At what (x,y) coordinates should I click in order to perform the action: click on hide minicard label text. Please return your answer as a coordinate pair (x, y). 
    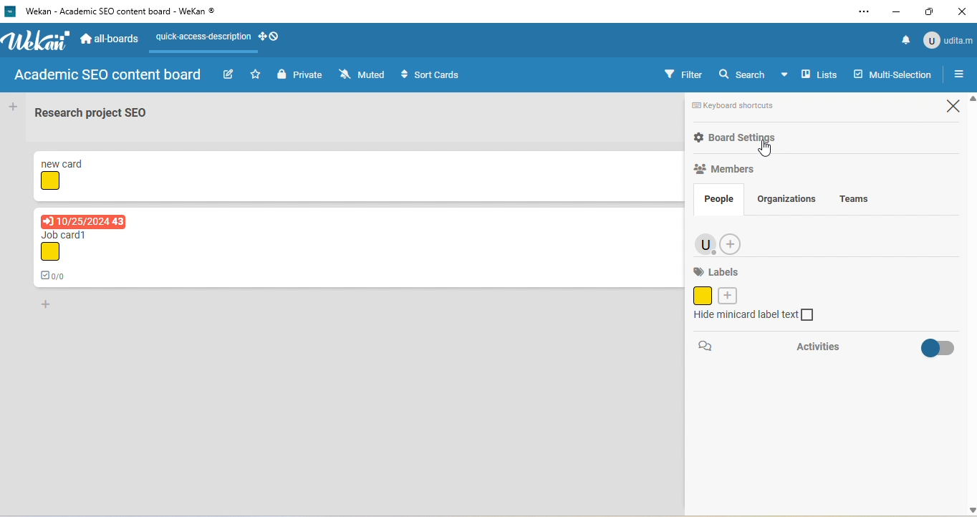
    Looking at the image, I should click on (758, 317).